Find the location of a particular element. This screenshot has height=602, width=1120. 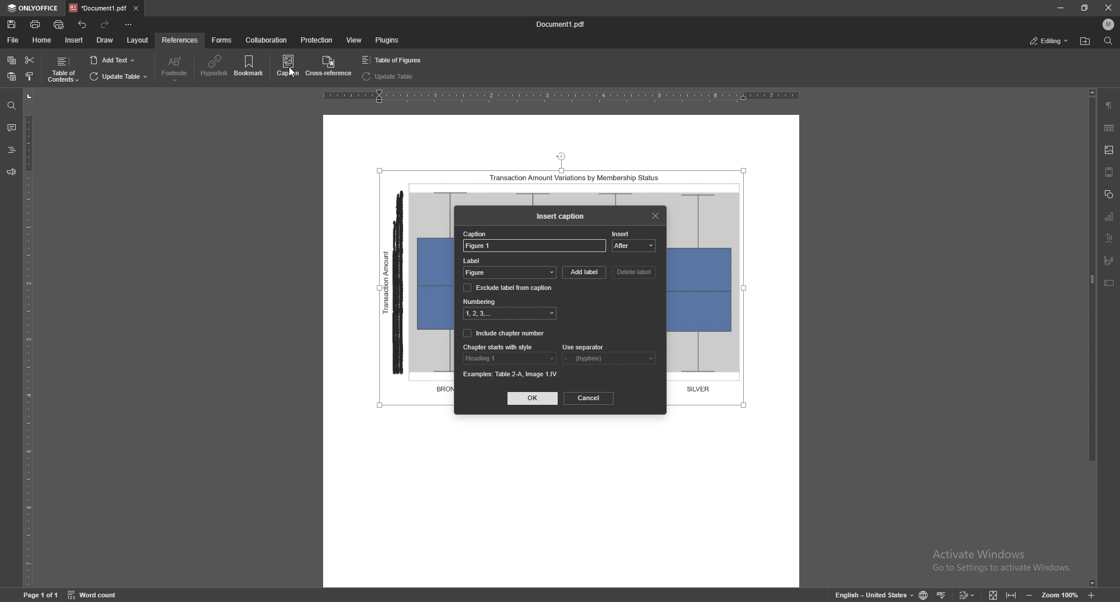

after is located at coordinates (635, 244).